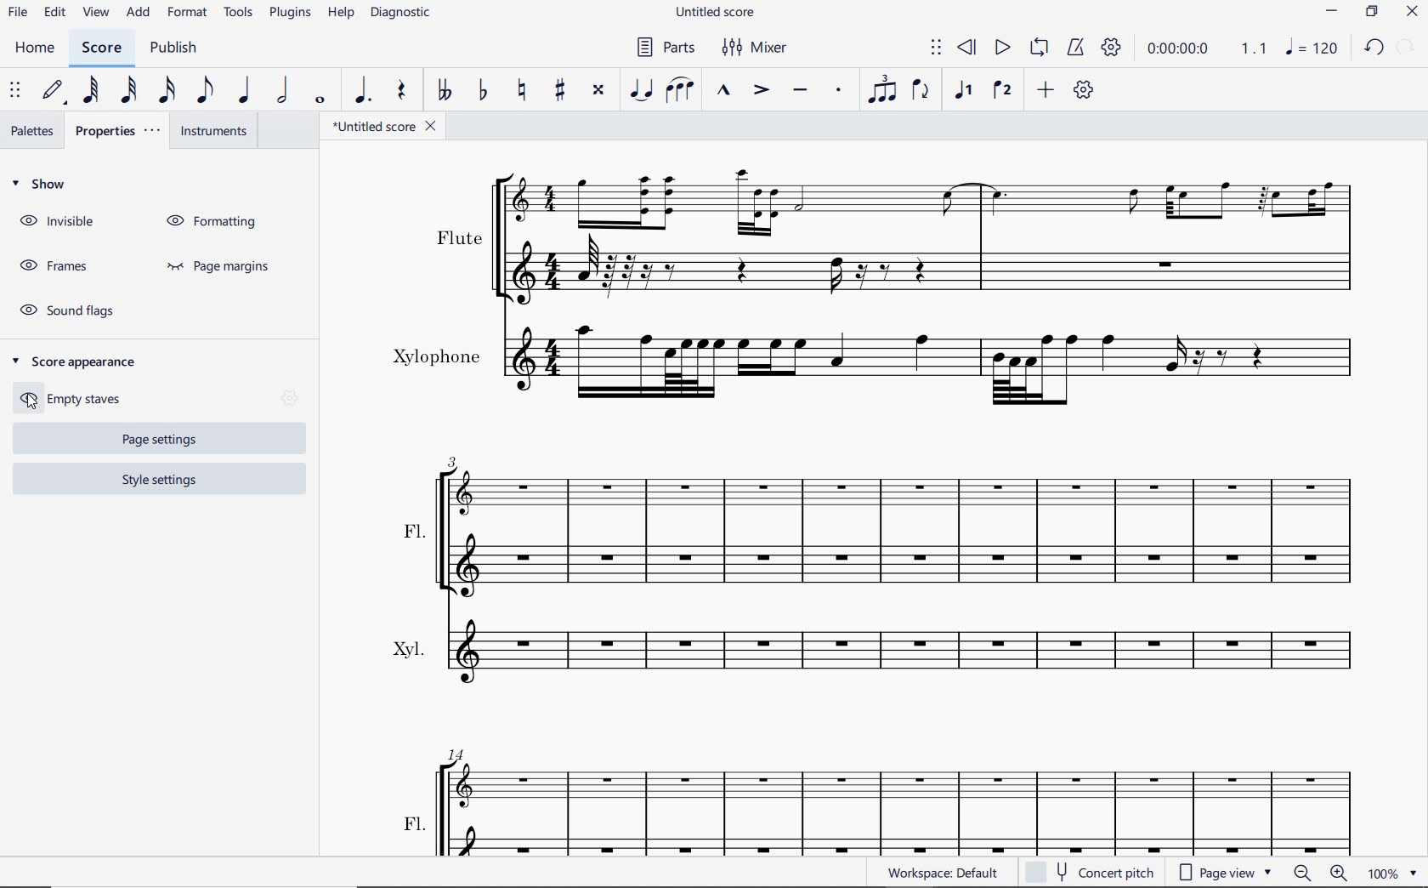 The width and height of the screenshot is (1428, 888). Describe the element at coordinates (30, 130) in the screenshot. I see `PALETTES` at that location.